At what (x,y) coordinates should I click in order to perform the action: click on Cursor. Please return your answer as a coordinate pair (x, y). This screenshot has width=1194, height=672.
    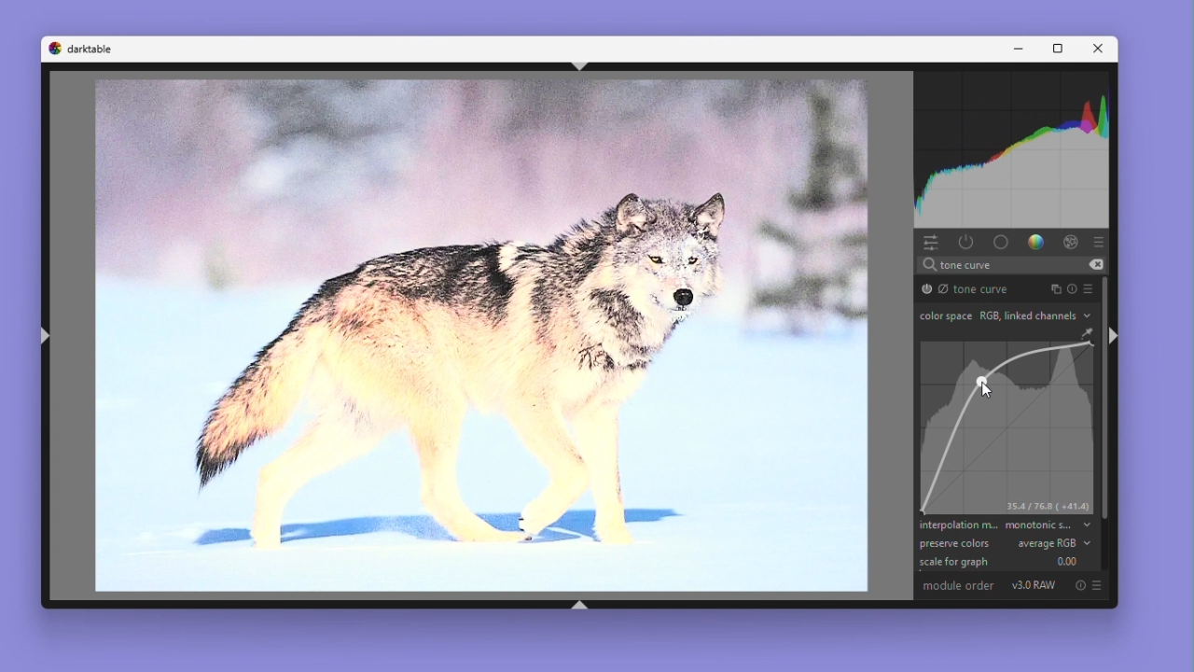
    Looking at the image, I should click on (988, 390).